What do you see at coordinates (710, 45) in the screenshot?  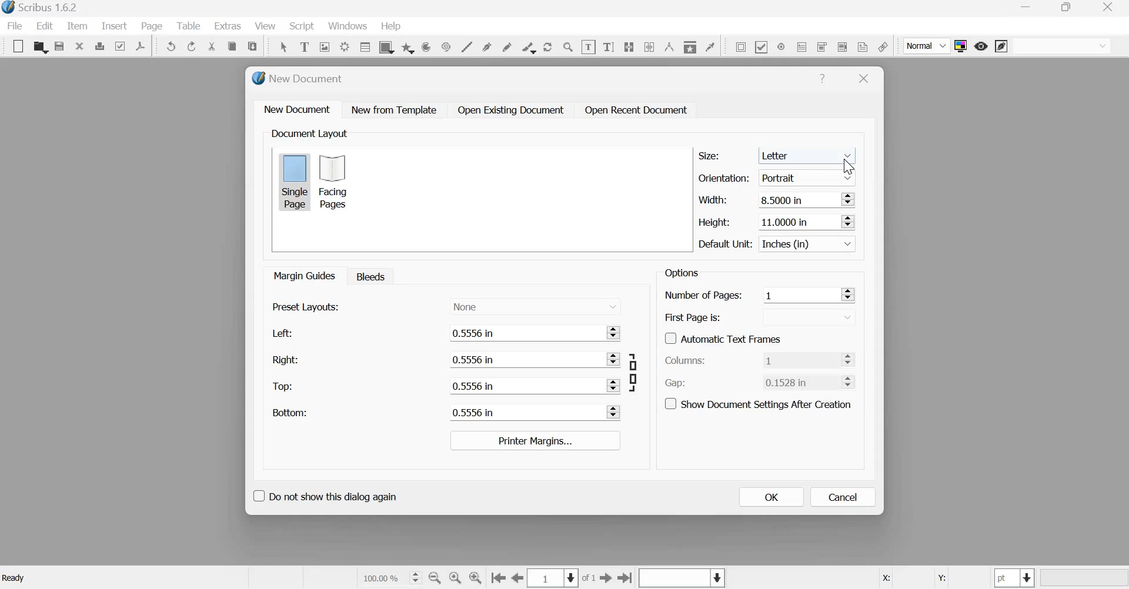 I see `Eye dropper` at bounding box center [710, 45].